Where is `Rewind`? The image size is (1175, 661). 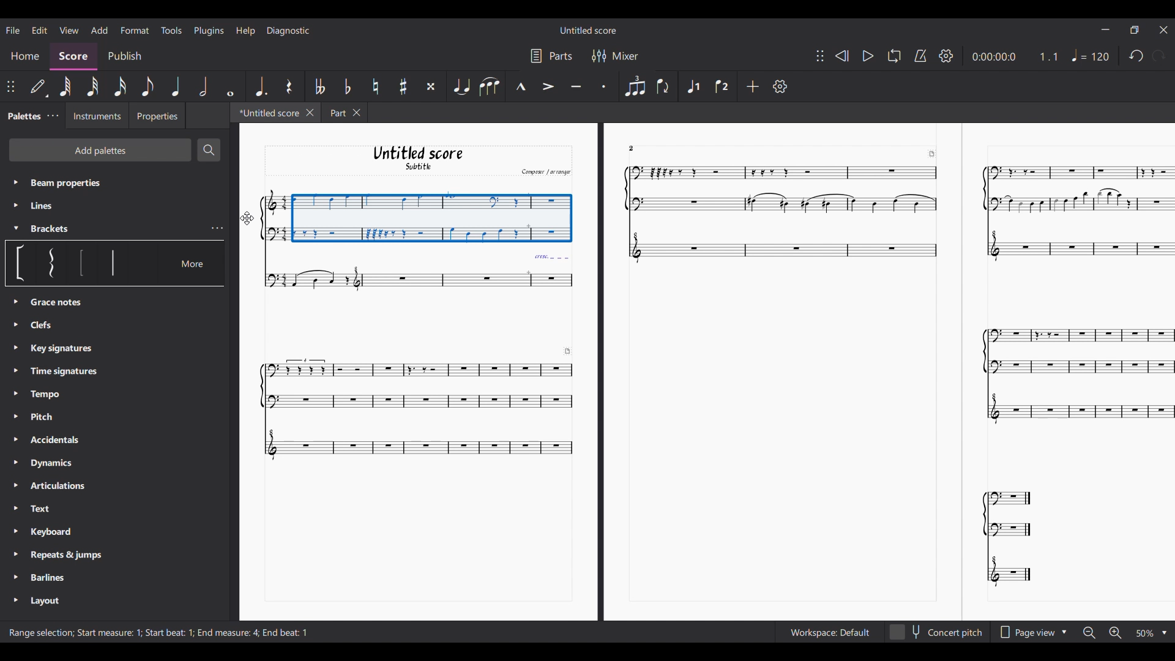 Rewind is located at coordinates (841, 56).